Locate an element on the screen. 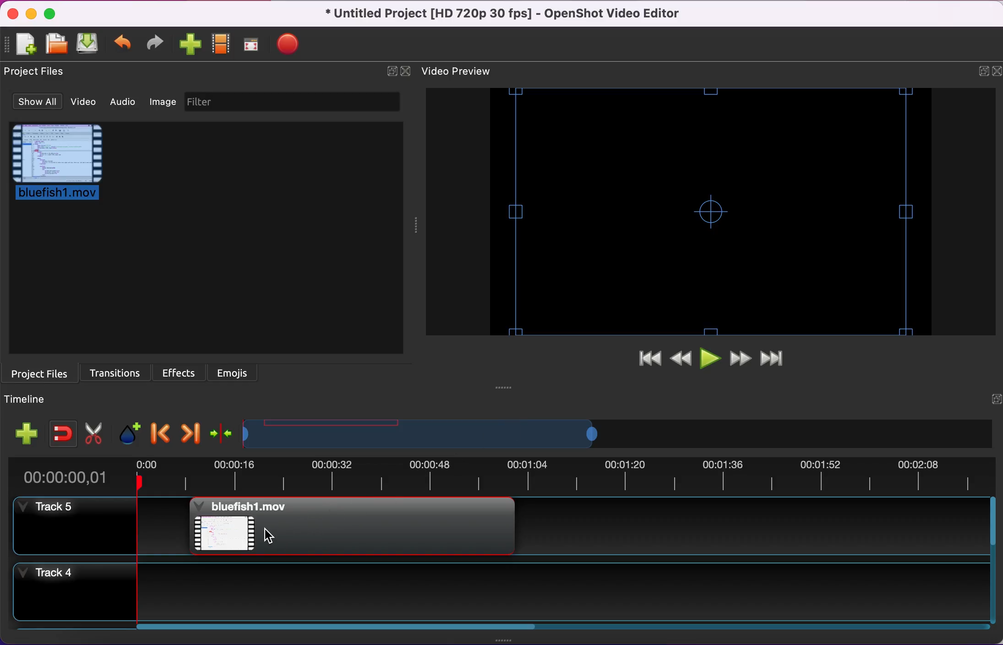 This screenshot has width=1003, height=645. show all is located at coordinates (33, 102).